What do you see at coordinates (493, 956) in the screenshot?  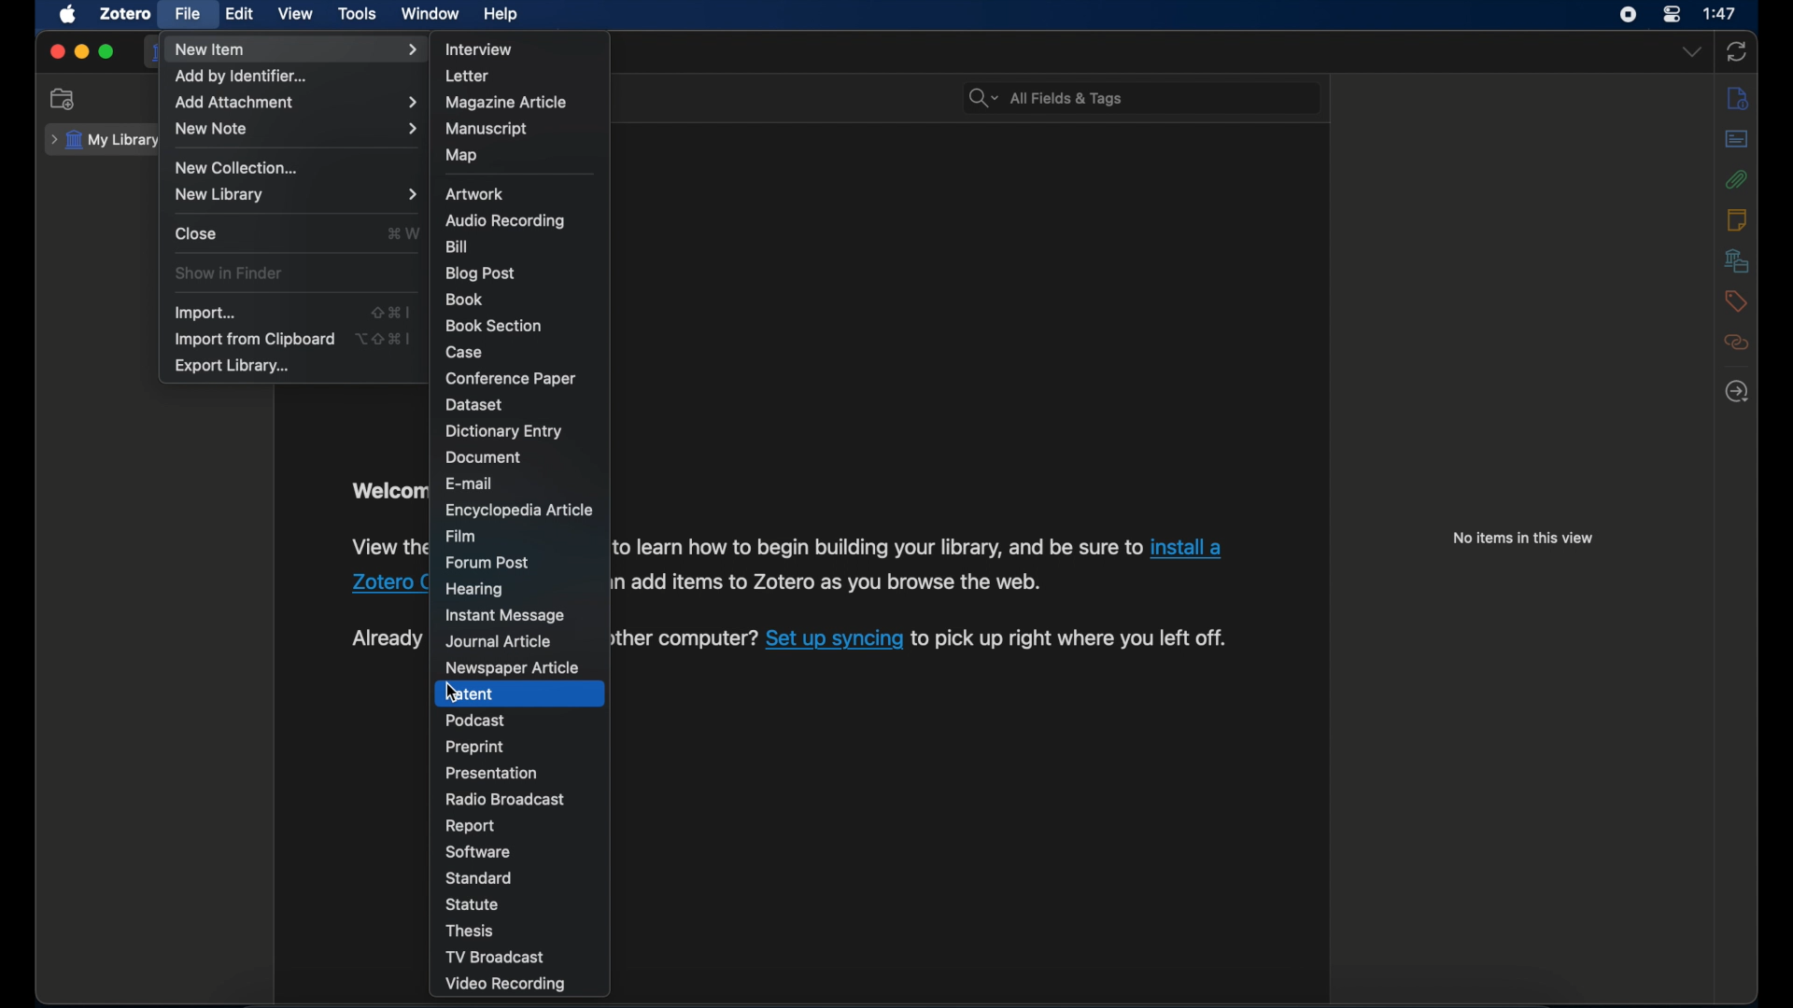 I see `tv broadcast` at bounding box center [493, 956].